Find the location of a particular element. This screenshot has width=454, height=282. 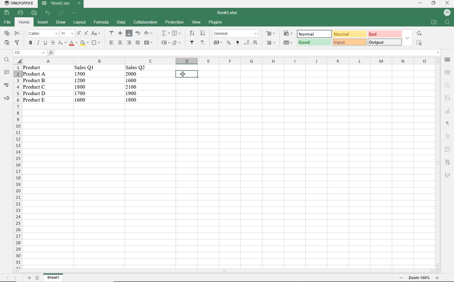

justified is located at coordinates (137, 43).